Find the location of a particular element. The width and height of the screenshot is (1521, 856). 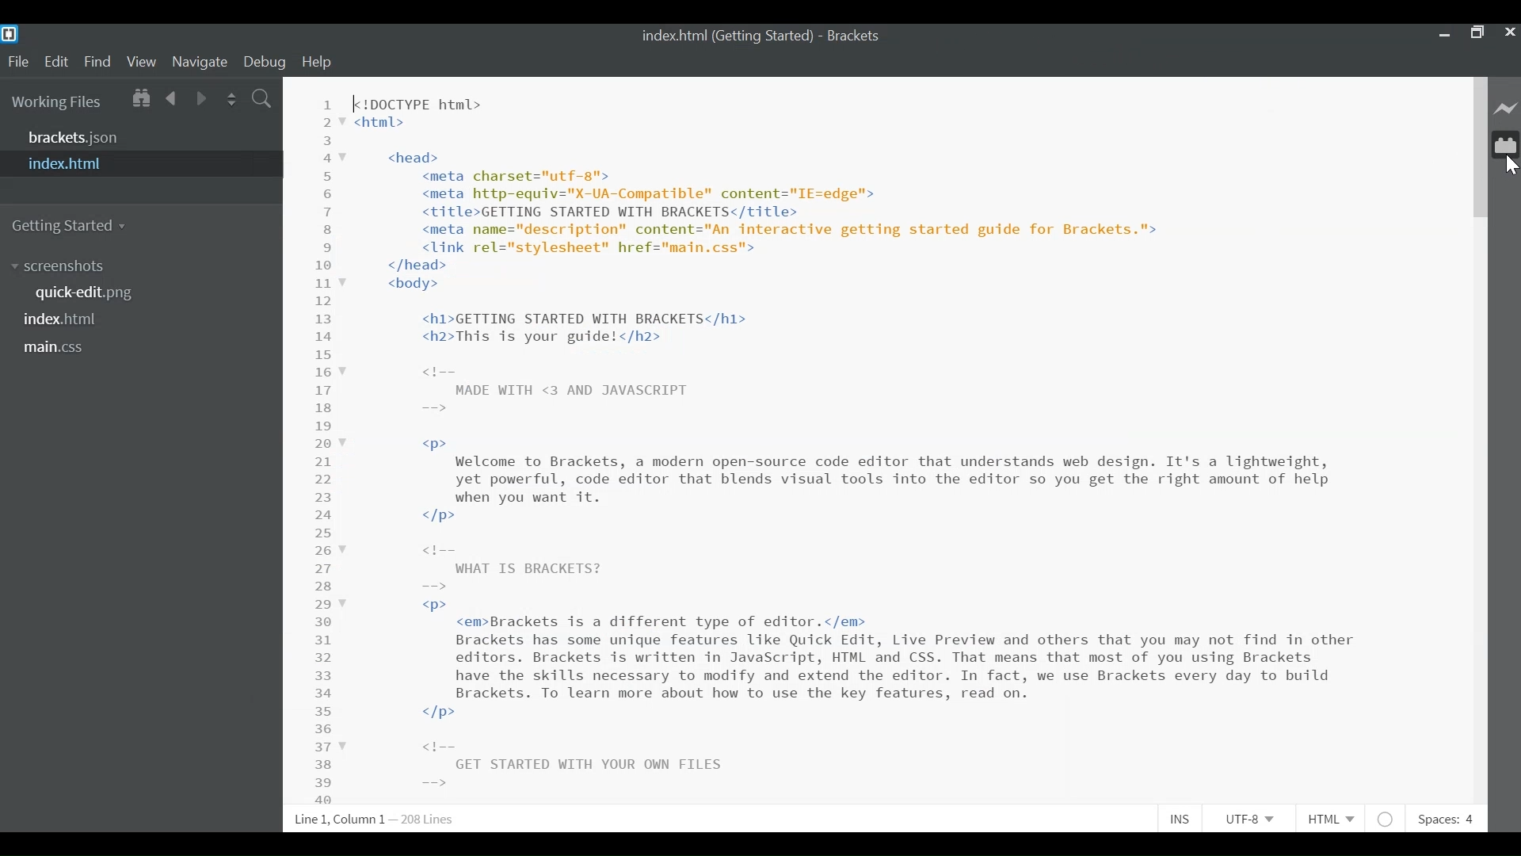

Navigate Backward is located at coordinates (173, 98).